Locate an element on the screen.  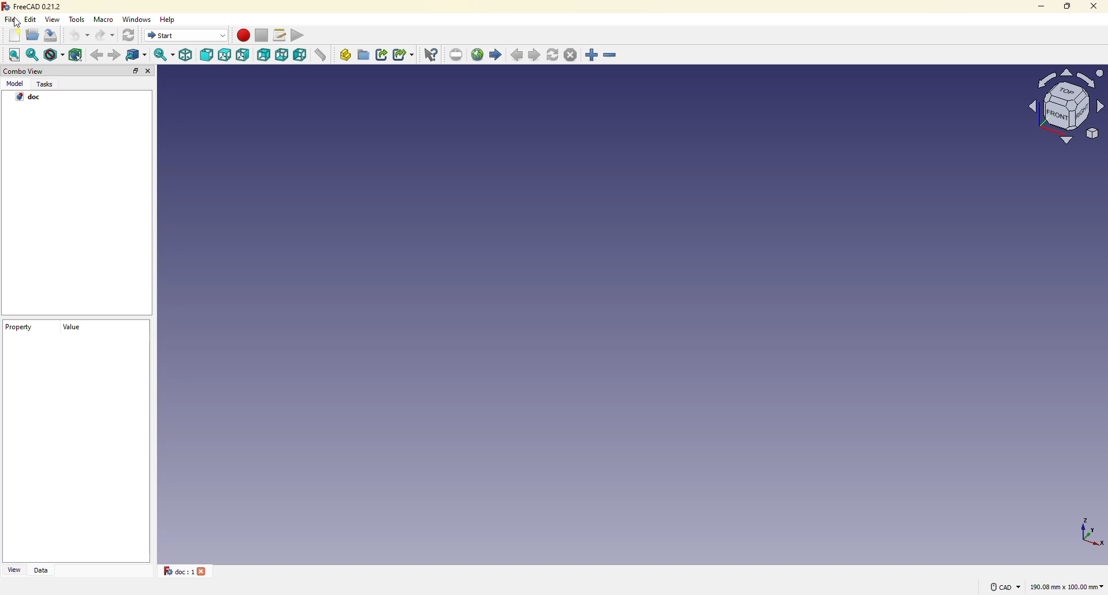
maximize is located at coordinates (1066, 6).